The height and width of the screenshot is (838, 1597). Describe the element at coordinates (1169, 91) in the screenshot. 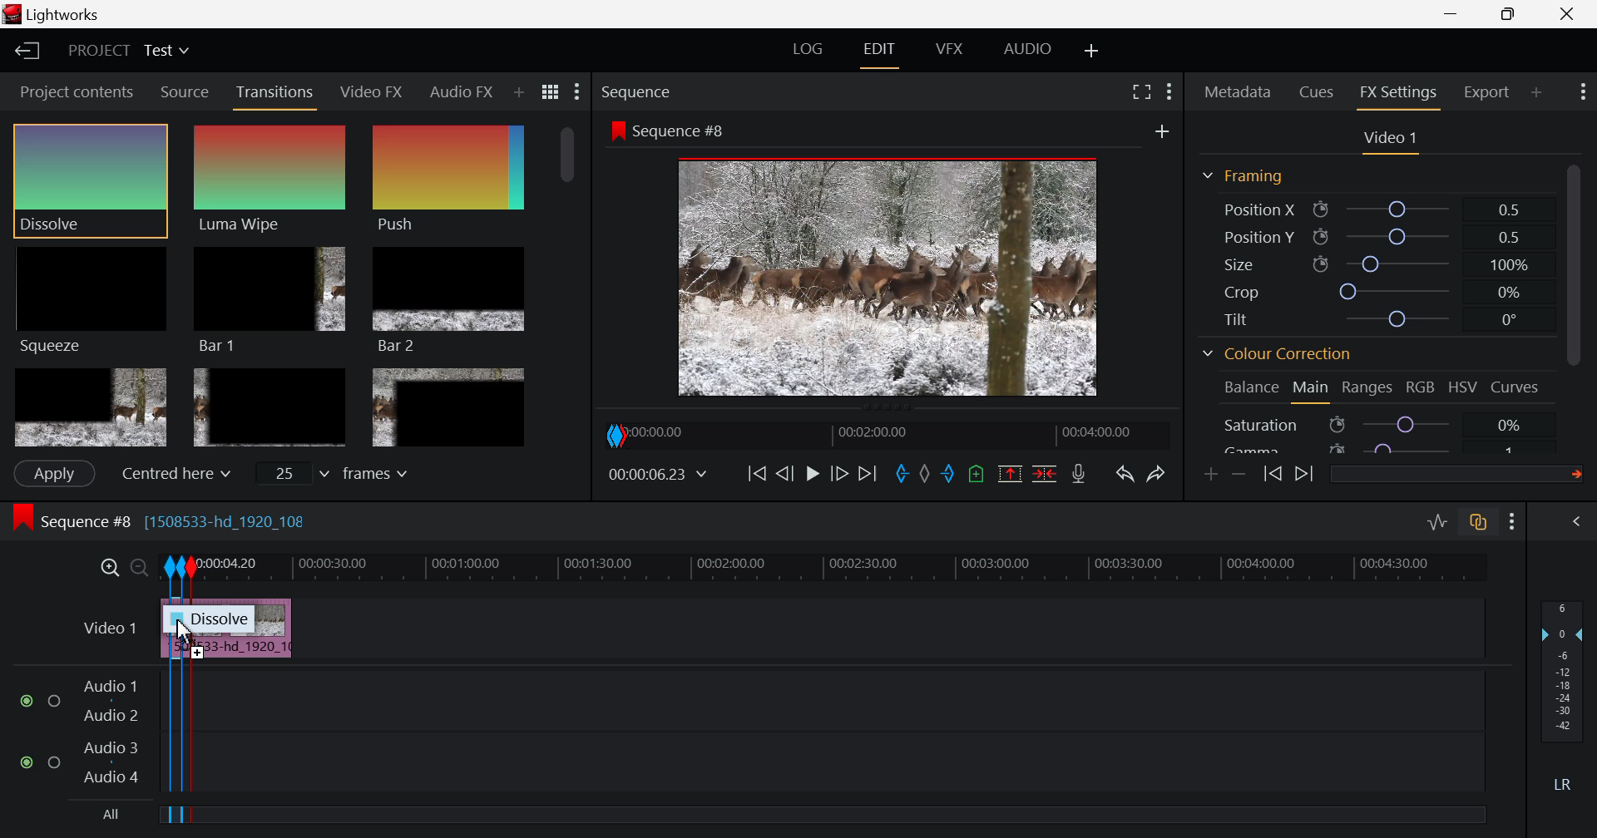

I see `Show settings` at that location.